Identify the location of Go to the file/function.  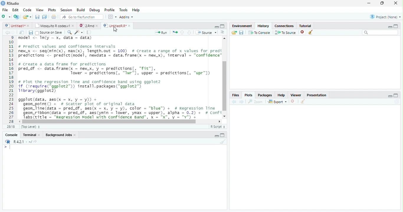
(82, 17).